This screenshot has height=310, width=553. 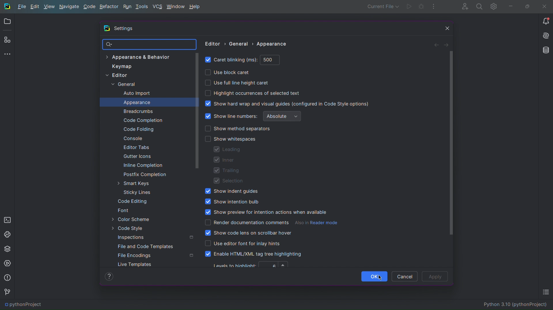 What do you see at coordinates (135, 193) in the screenshot?
I see `Sticky Lines` at bounding box center [135, 193].